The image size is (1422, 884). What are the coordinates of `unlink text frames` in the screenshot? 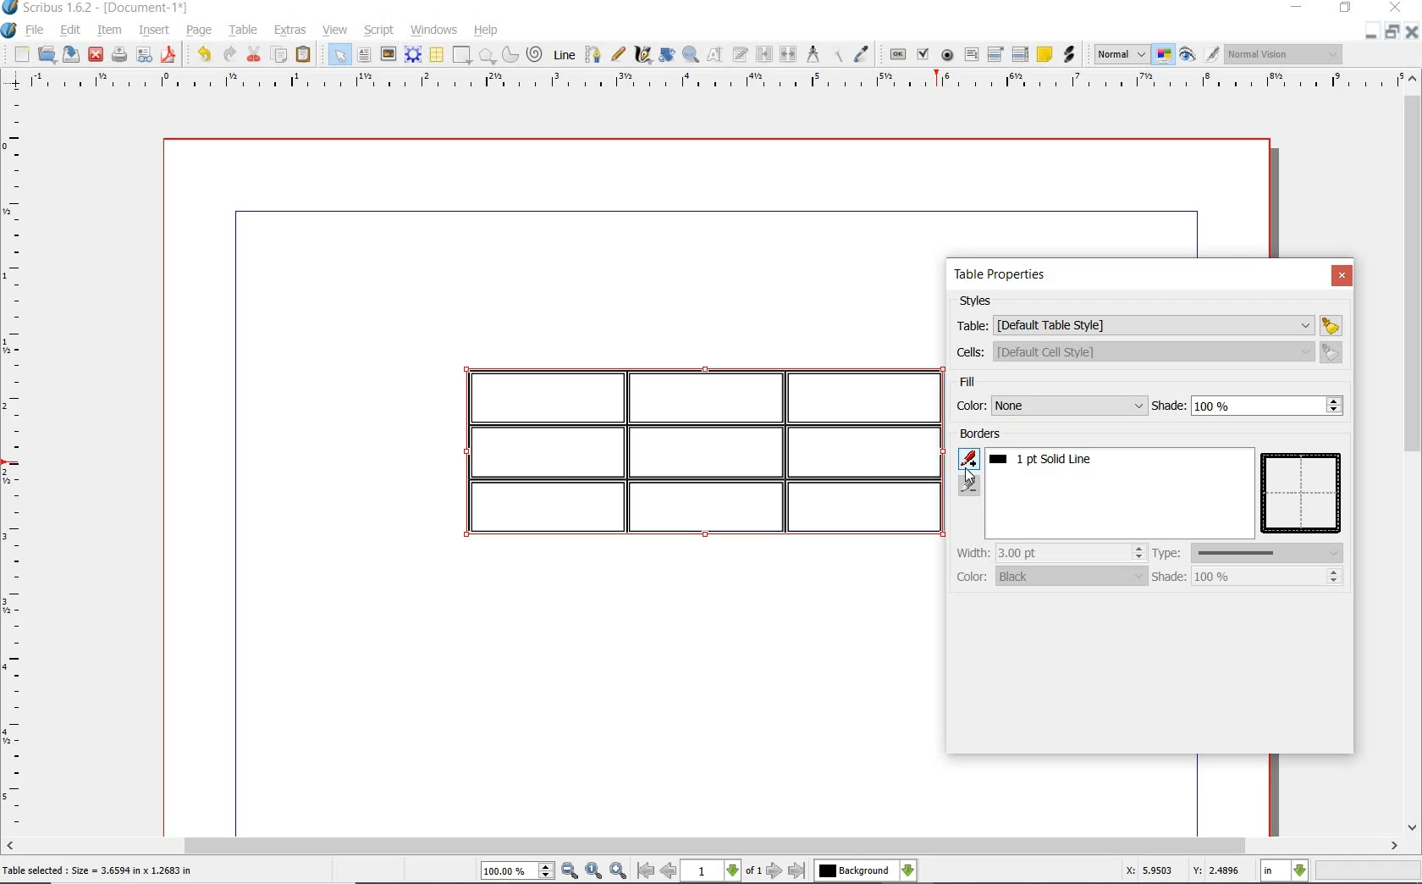 It's located at (789, 54).